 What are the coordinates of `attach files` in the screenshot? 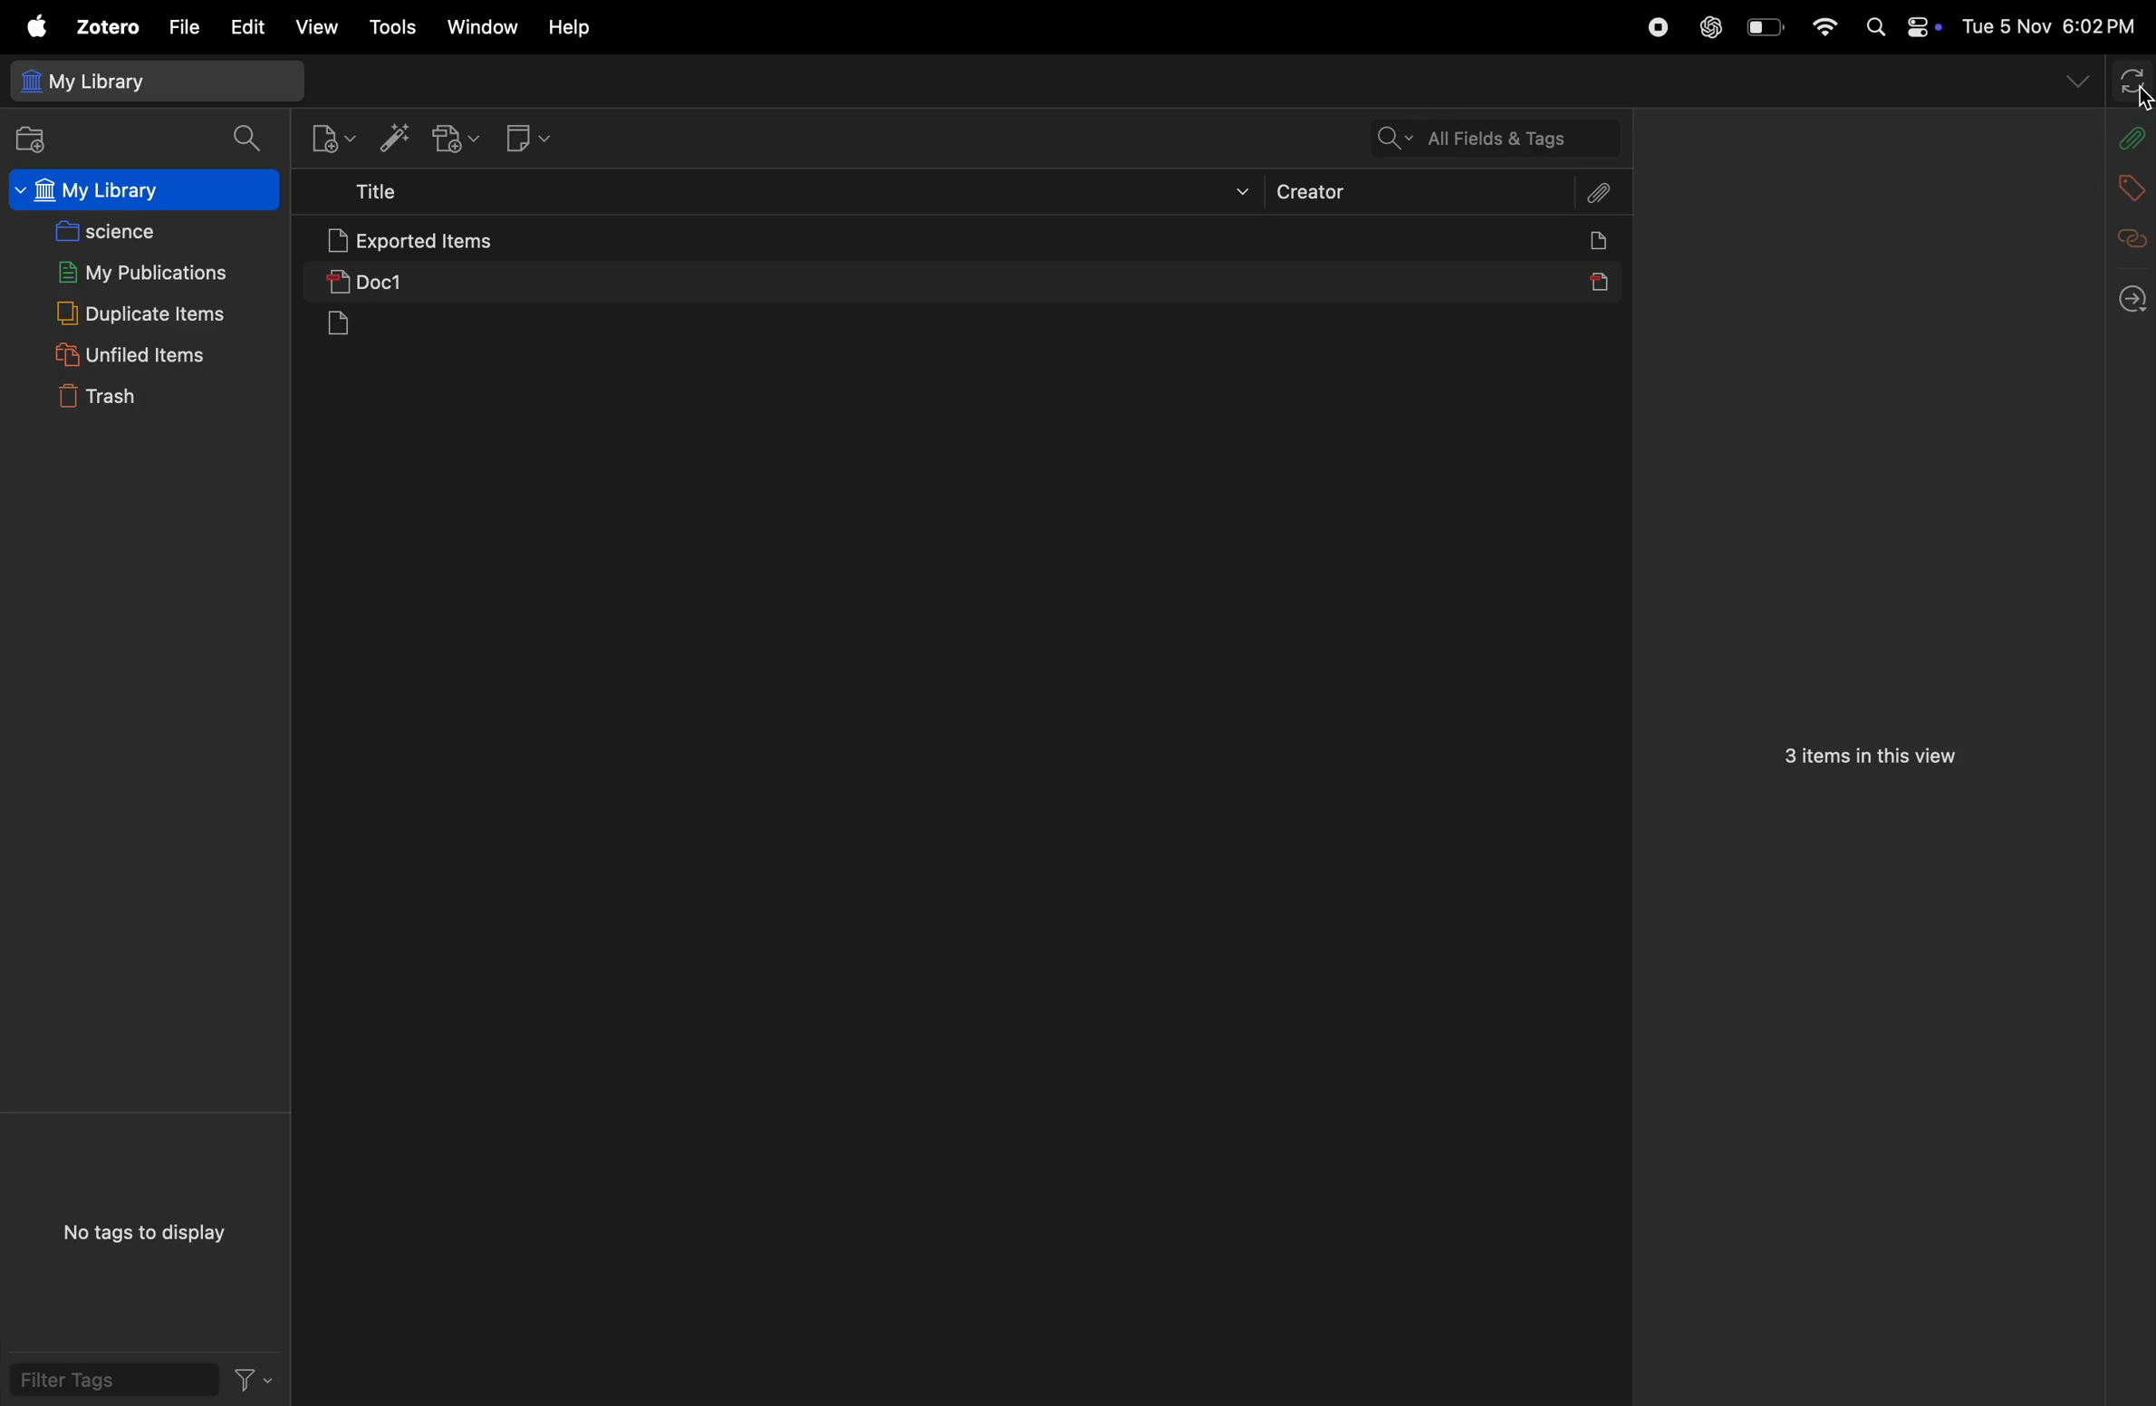 It's located at (2128, 139).